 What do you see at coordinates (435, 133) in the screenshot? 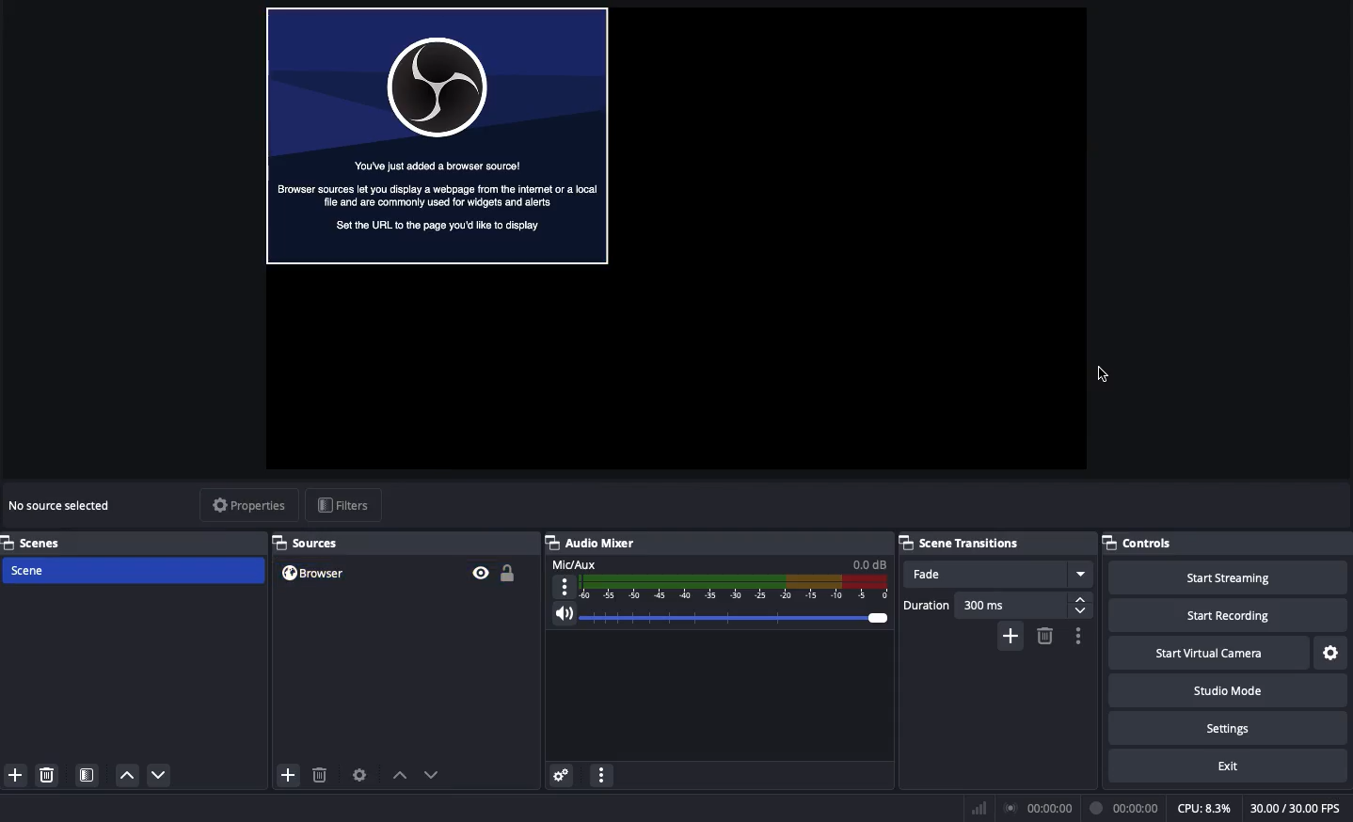
I see `Browser` at bounding box center [435, 133].